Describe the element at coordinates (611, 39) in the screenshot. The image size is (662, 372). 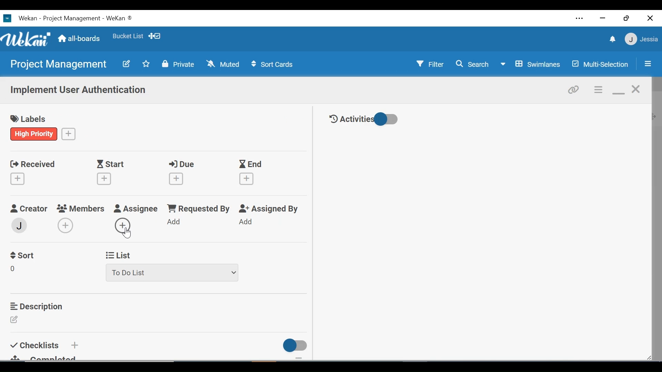
I see `notifications` at that location.